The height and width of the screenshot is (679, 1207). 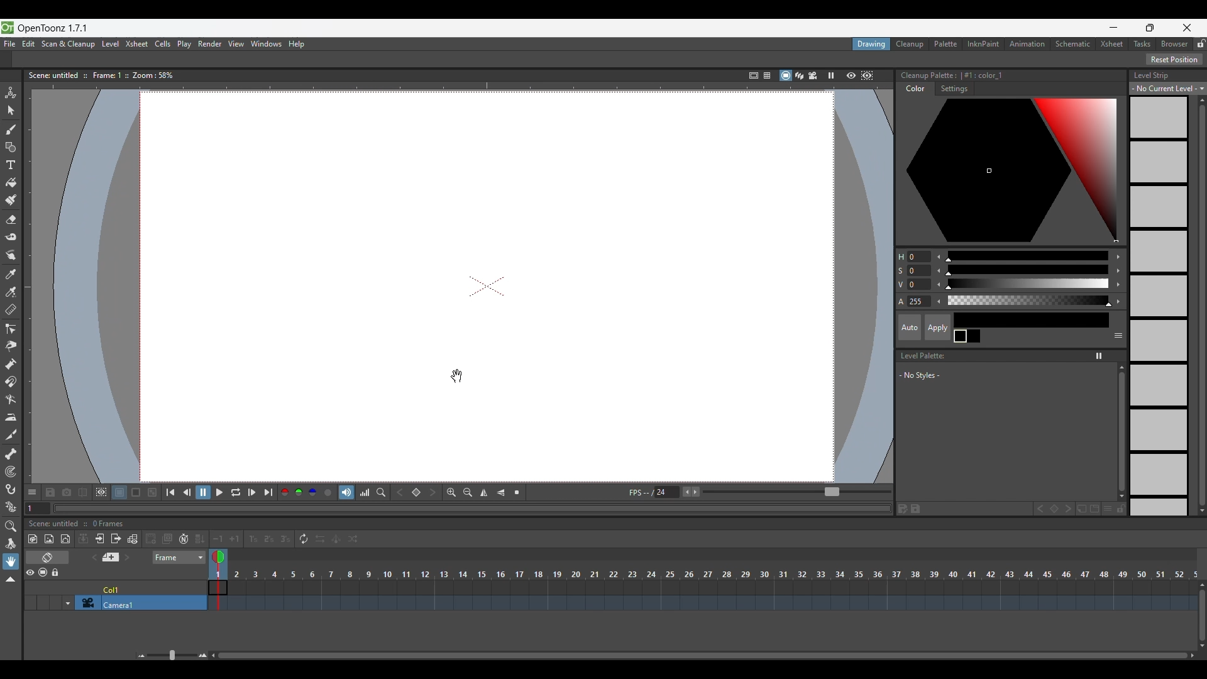 I want to click on Rotate tool, so click(x=11, y=544).